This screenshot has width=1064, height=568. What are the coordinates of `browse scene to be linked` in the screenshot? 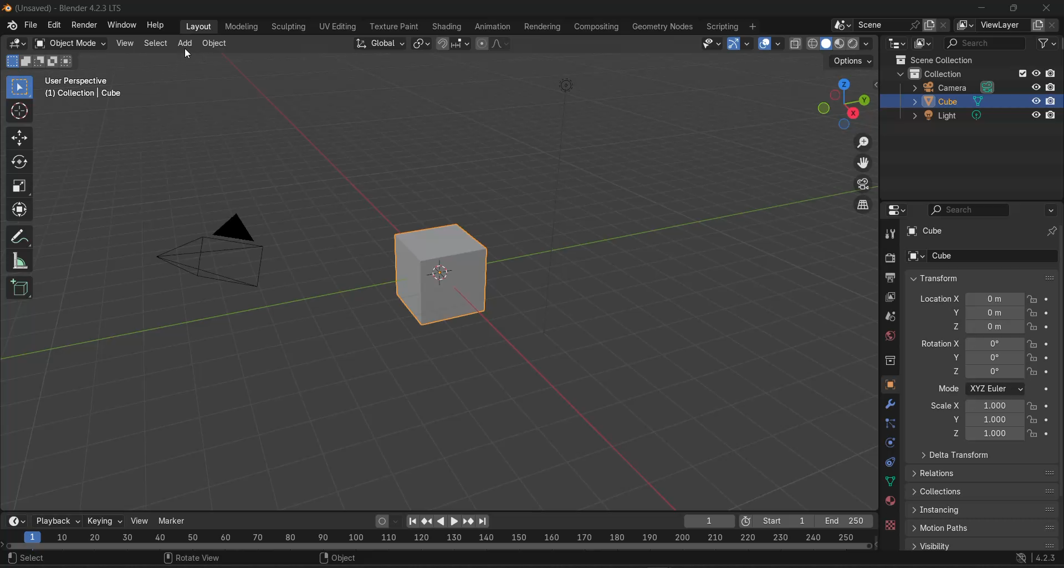 It's located at (842, 25).